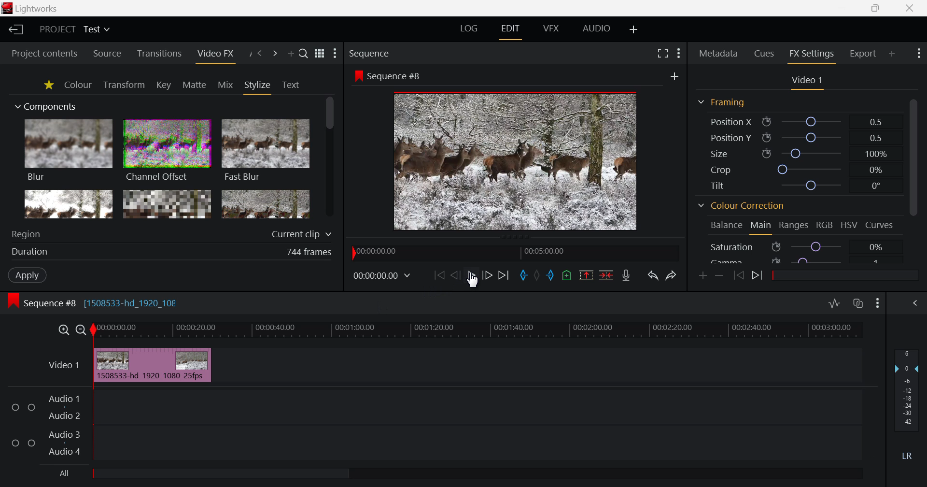  Describe the element at coordinates (225, 85) in the screenshot. I see `Mix` at that location.